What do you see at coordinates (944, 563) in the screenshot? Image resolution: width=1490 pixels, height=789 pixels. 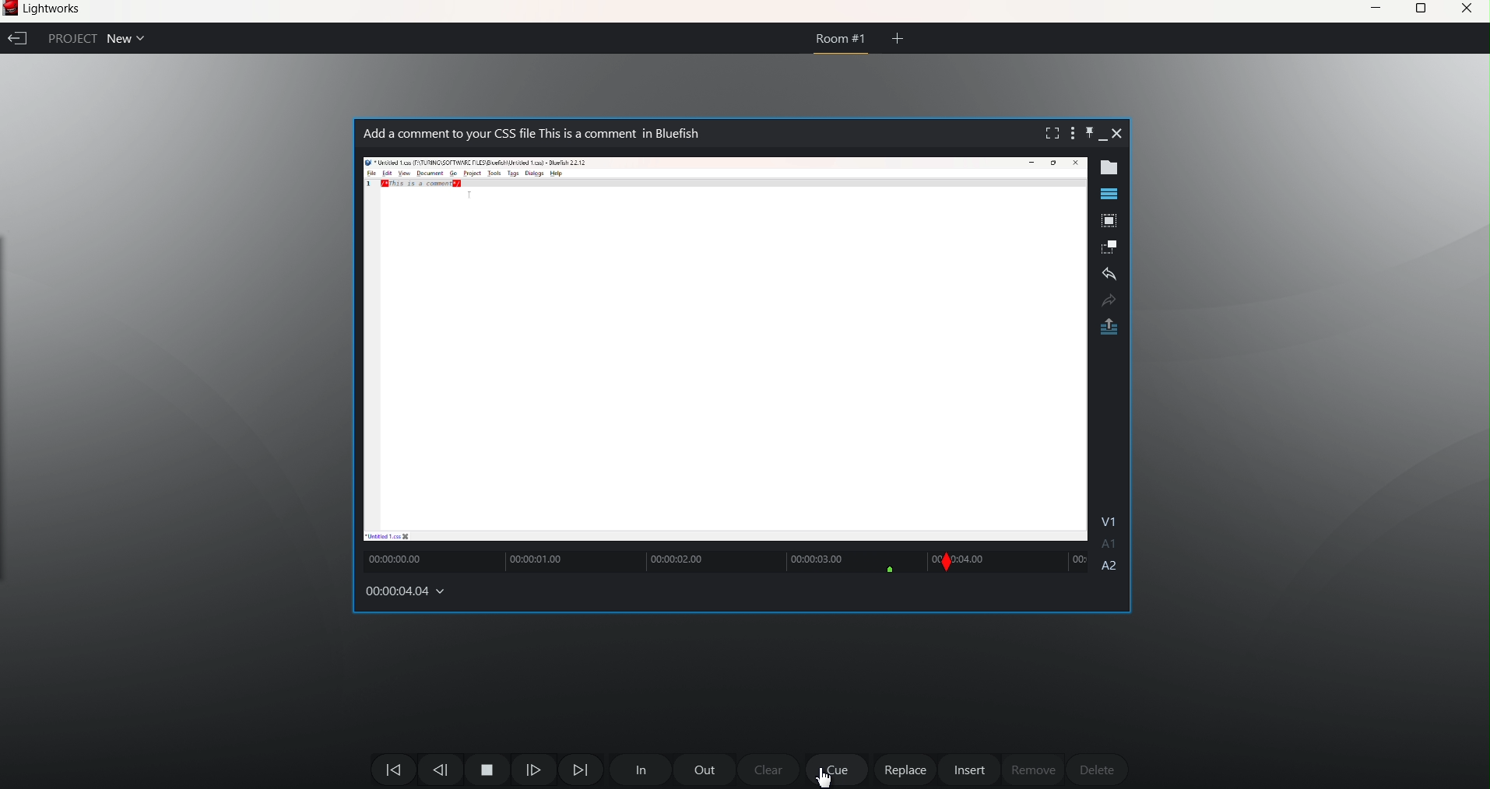 I see `Slip moved forward` at bounding box center [944, 563].